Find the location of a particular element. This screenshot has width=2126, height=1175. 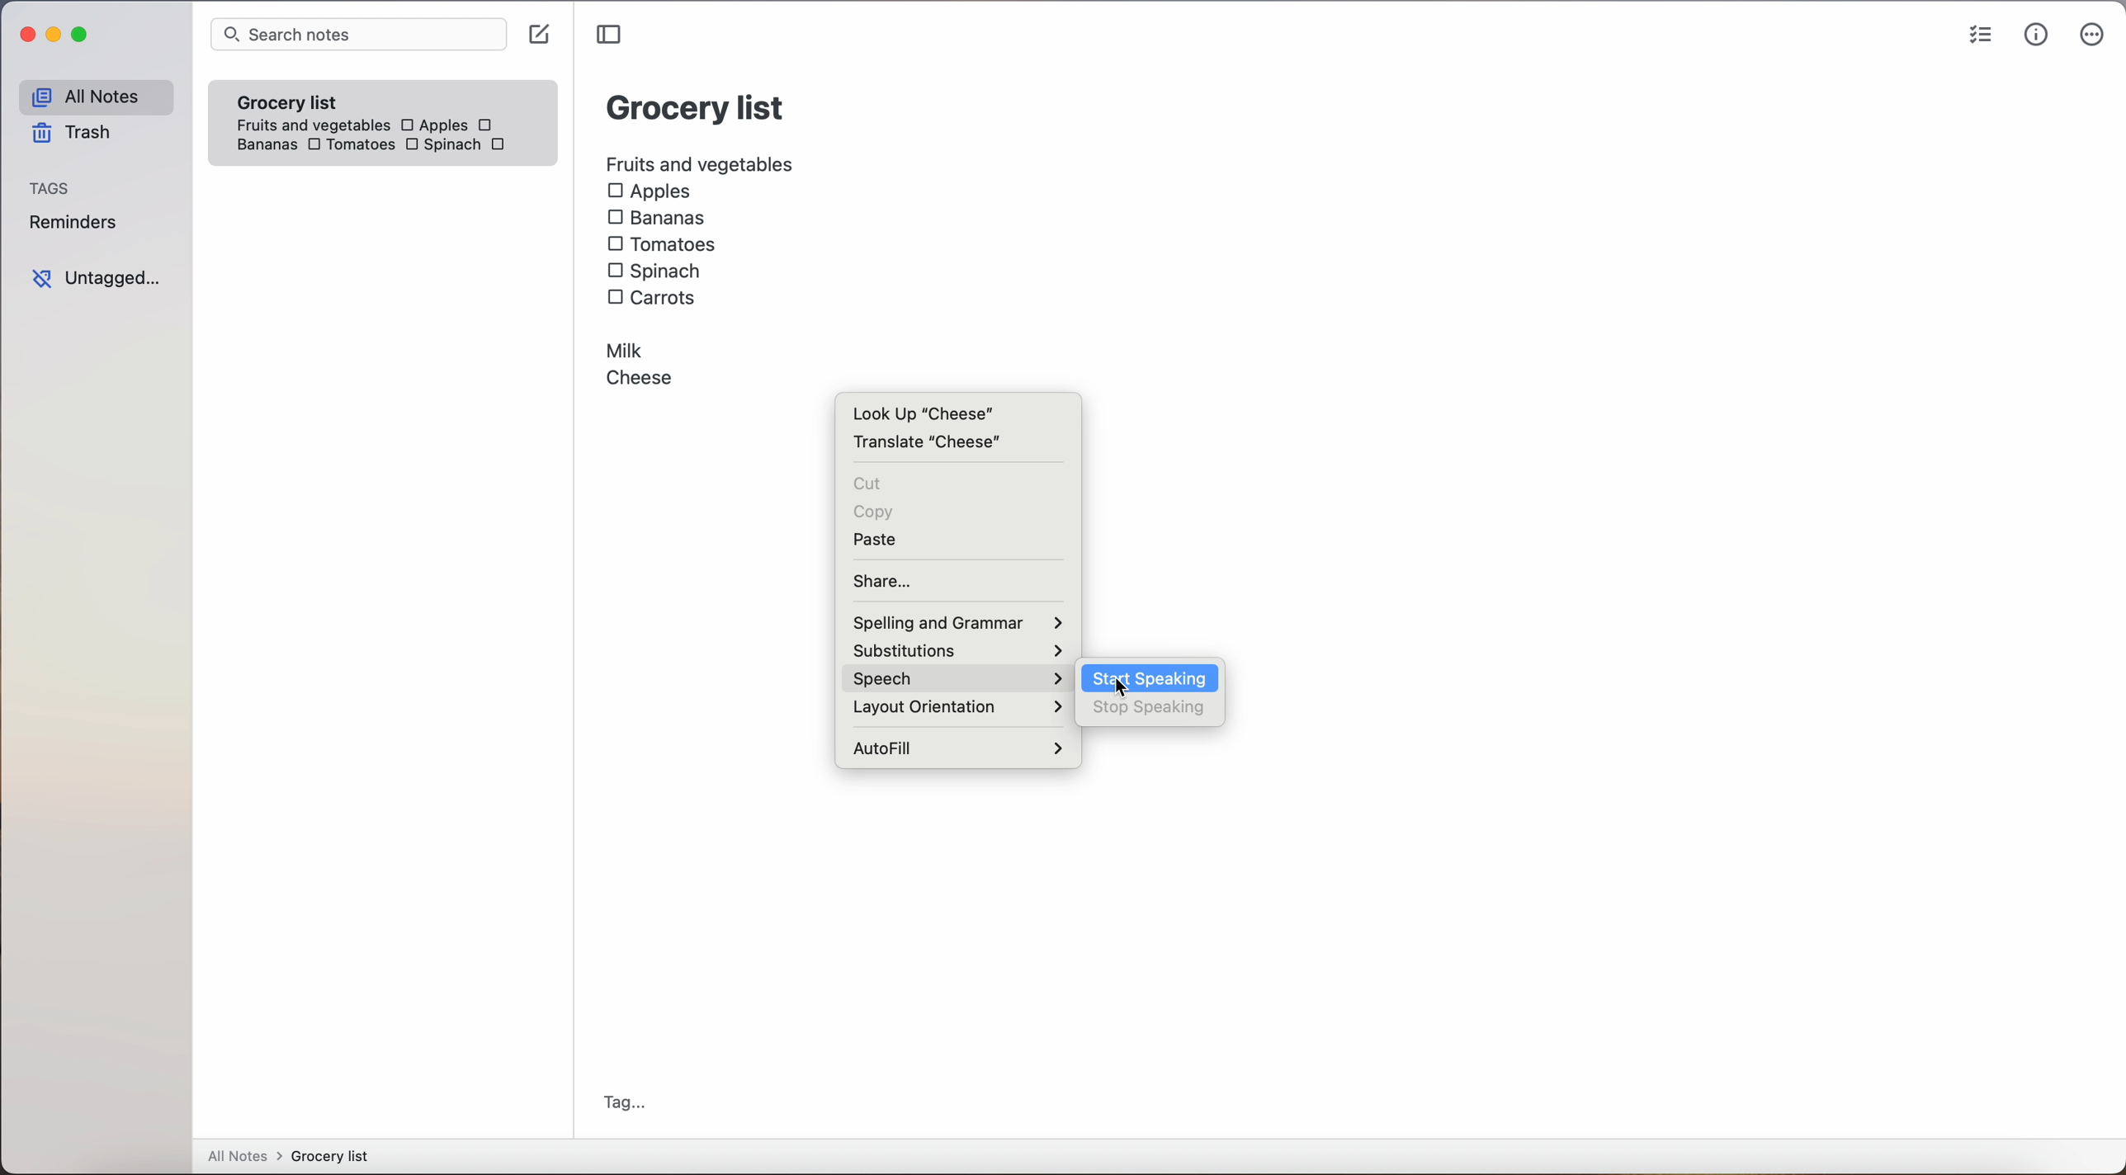

trash is located at coordinates (70, 135).